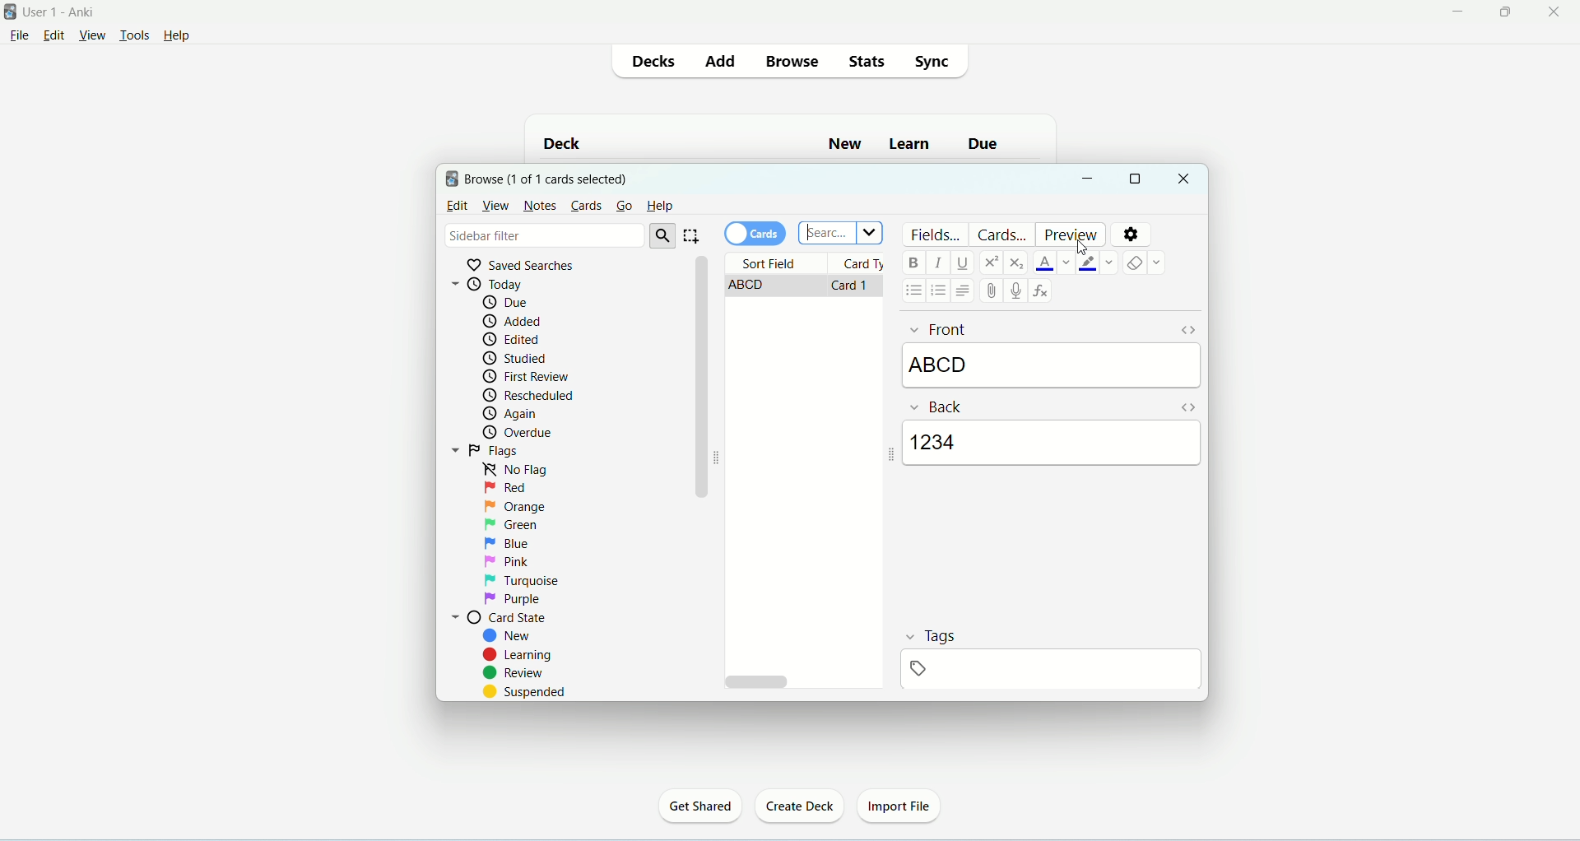  I want to click on help, so click(185, 35).